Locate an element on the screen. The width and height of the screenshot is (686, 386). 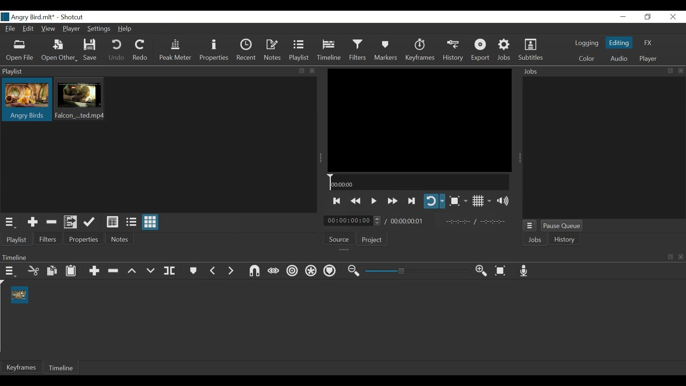
Player is located at coordinates (71, 30).